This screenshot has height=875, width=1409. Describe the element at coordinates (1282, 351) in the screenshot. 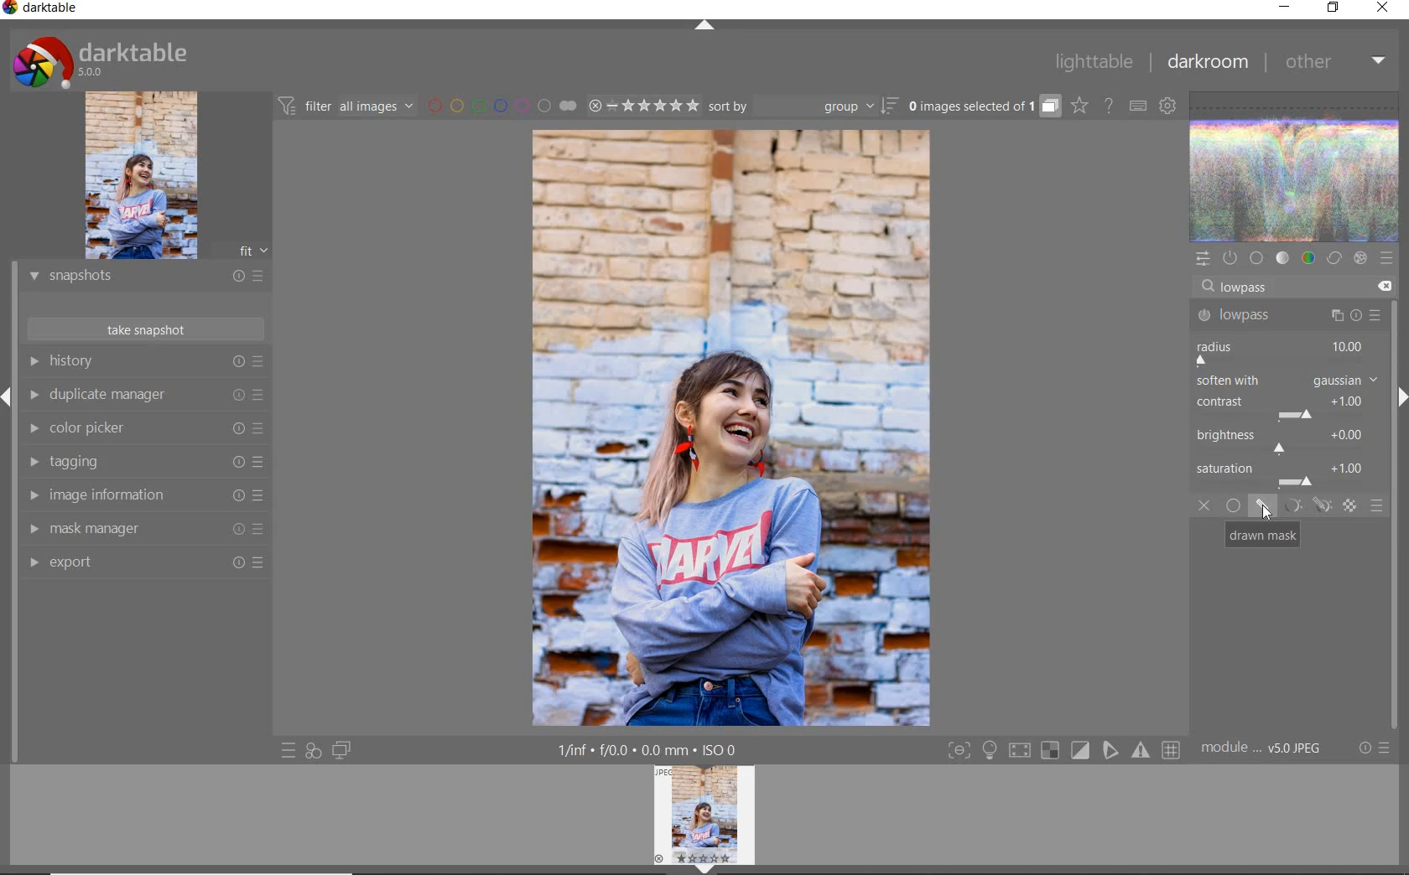

I see `radius` at that location.